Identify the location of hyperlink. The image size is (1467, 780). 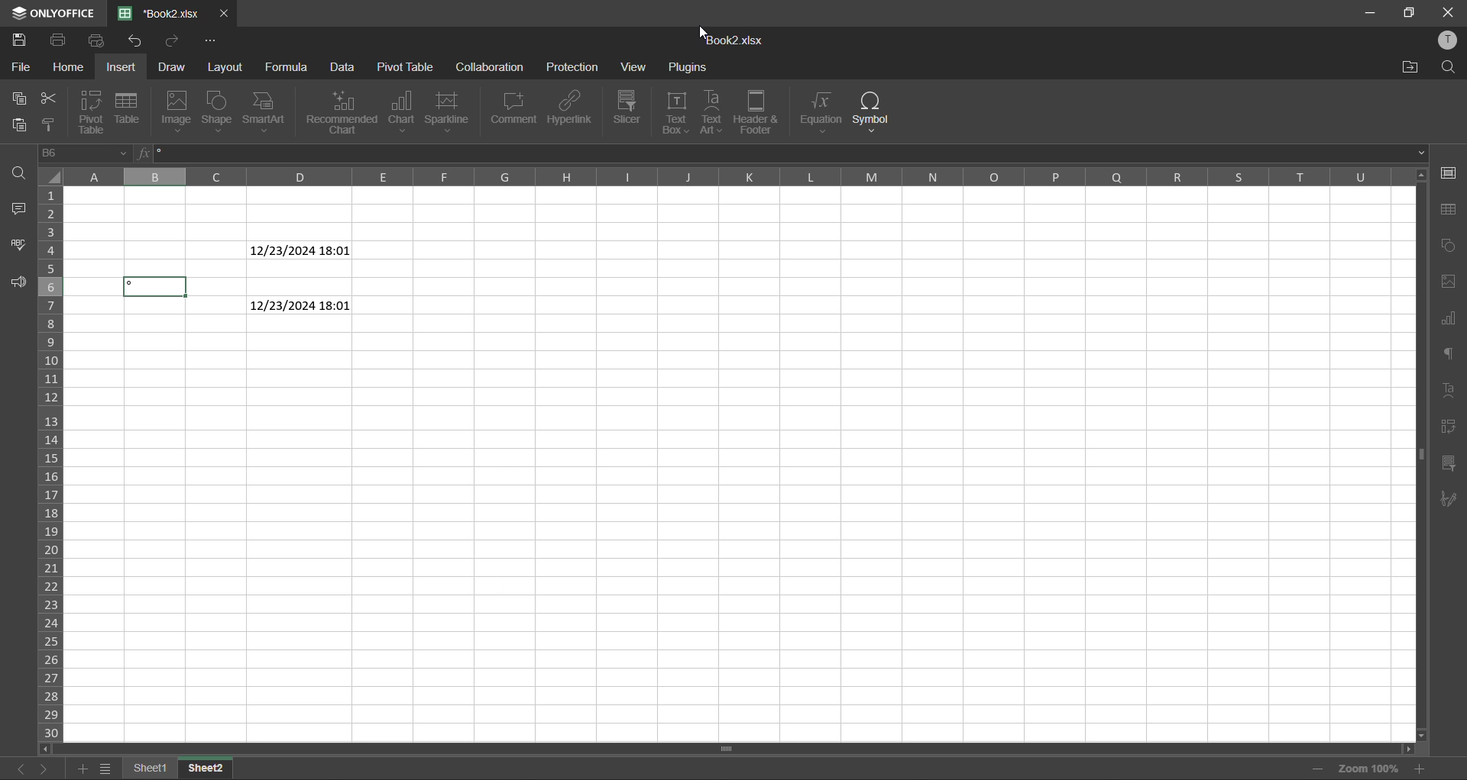
(576, 107).